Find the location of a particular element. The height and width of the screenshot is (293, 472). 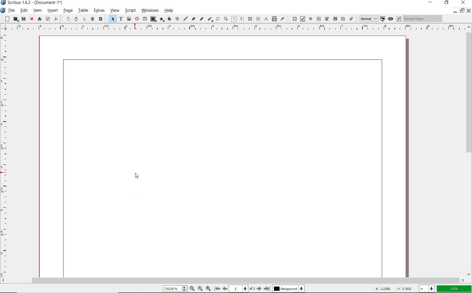

Last page is located at coordinates (266, 289).